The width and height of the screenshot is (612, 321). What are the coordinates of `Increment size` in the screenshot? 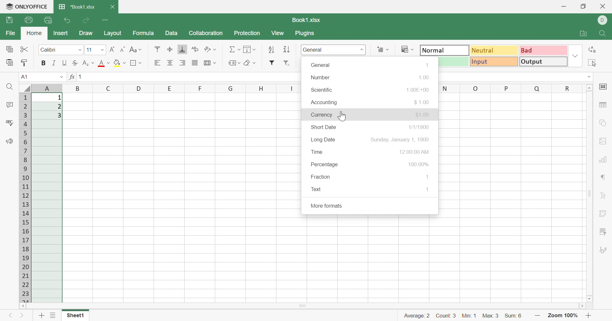 It's located at (123, 49).